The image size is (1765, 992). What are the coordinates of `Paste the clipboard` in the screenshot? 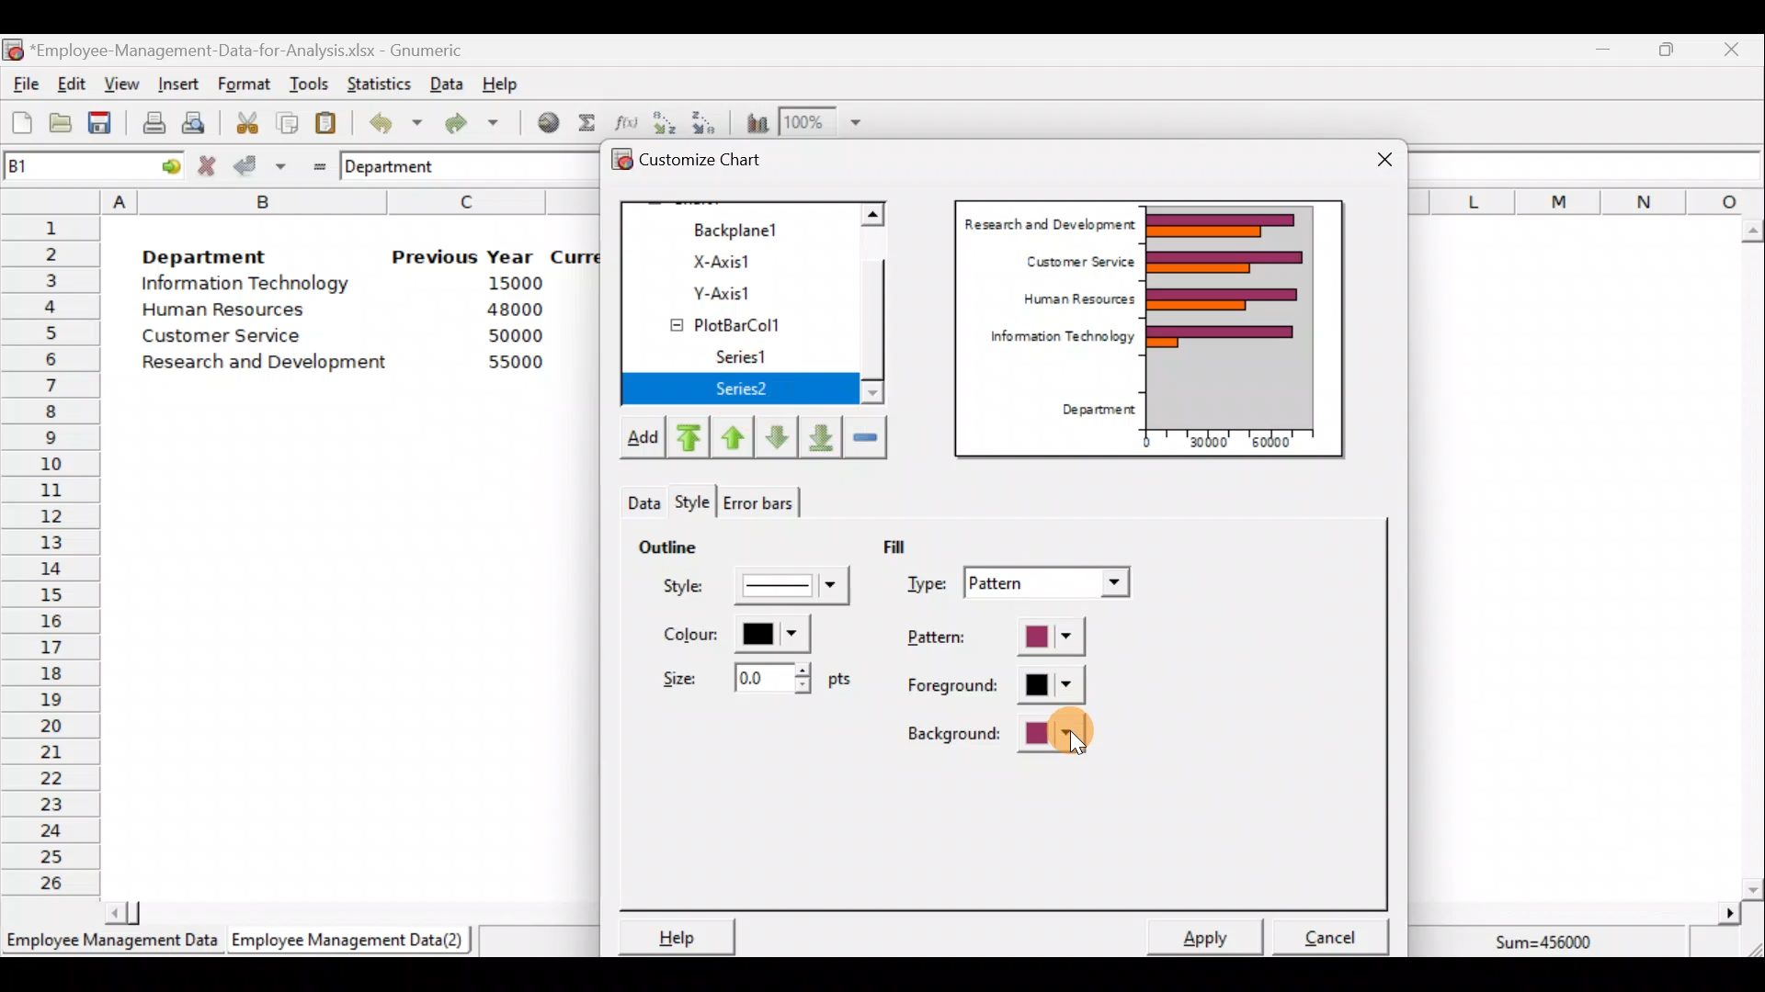 It's located at (325, 122).